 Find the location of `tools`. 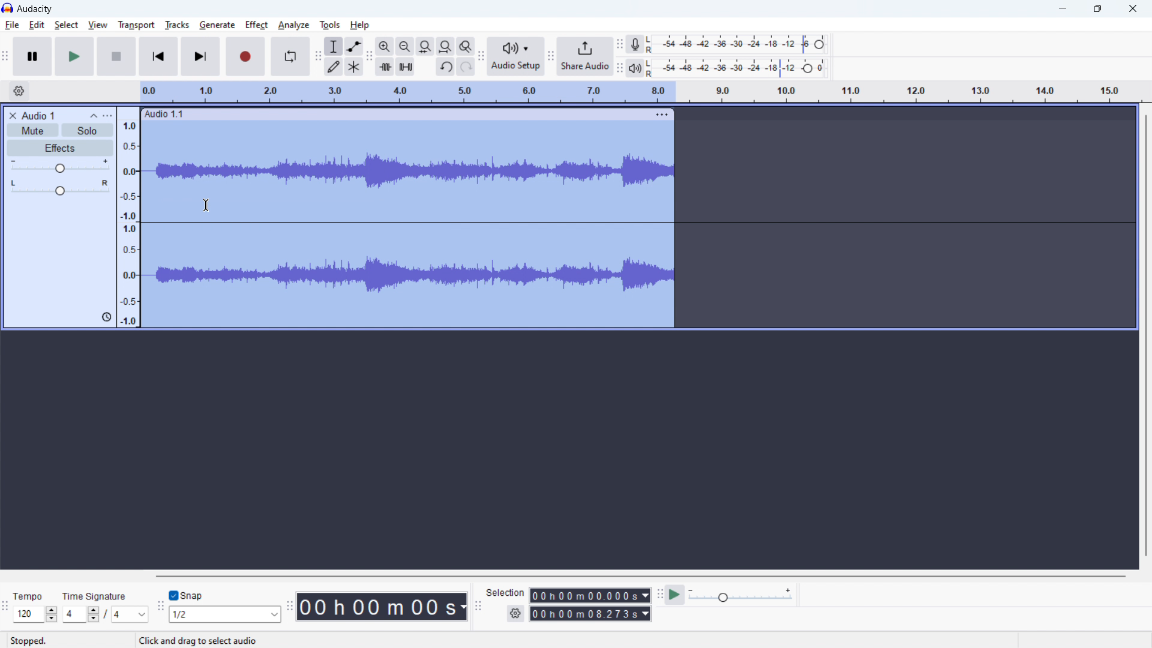

tools is located at coordinates (330, 25).